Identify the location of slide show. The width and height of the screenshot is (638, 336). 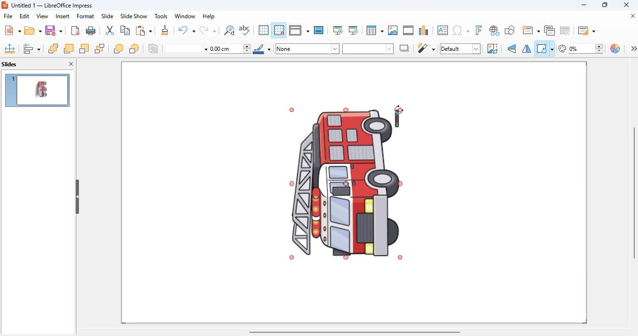
(134, 16).